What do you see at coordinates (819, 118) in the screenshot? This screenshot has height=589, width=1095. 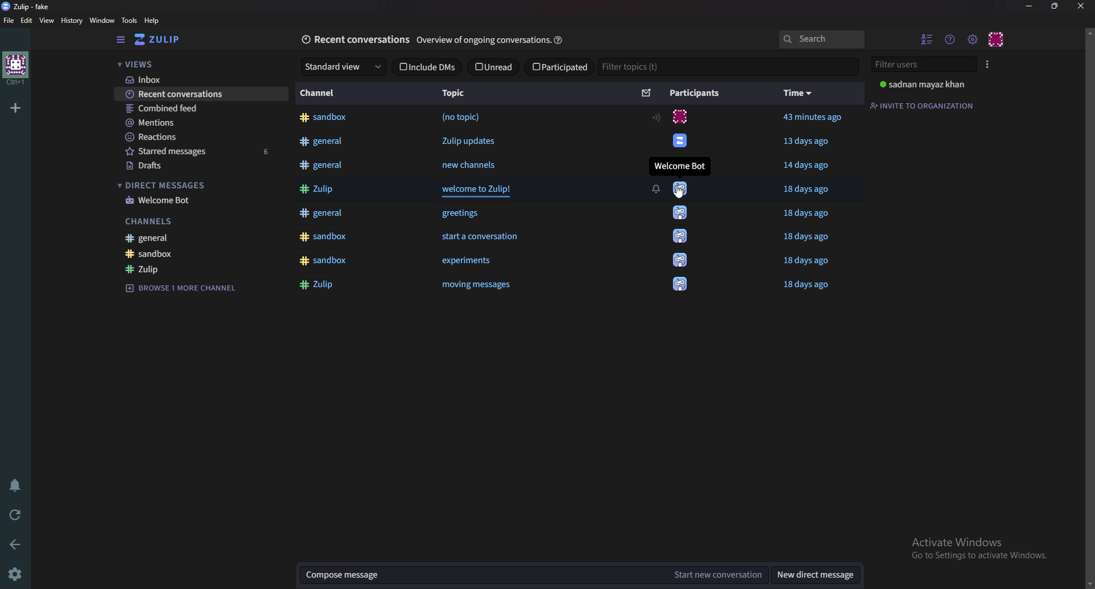 I see `43 minutes ago` at bounding box center [819, 118].